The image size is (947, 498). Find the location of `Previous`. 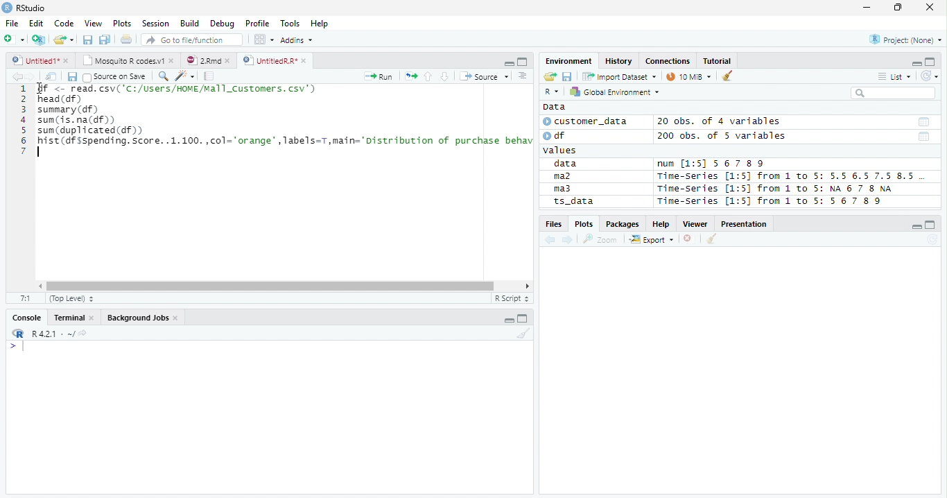

Previous is located at coordinates (15, 76).